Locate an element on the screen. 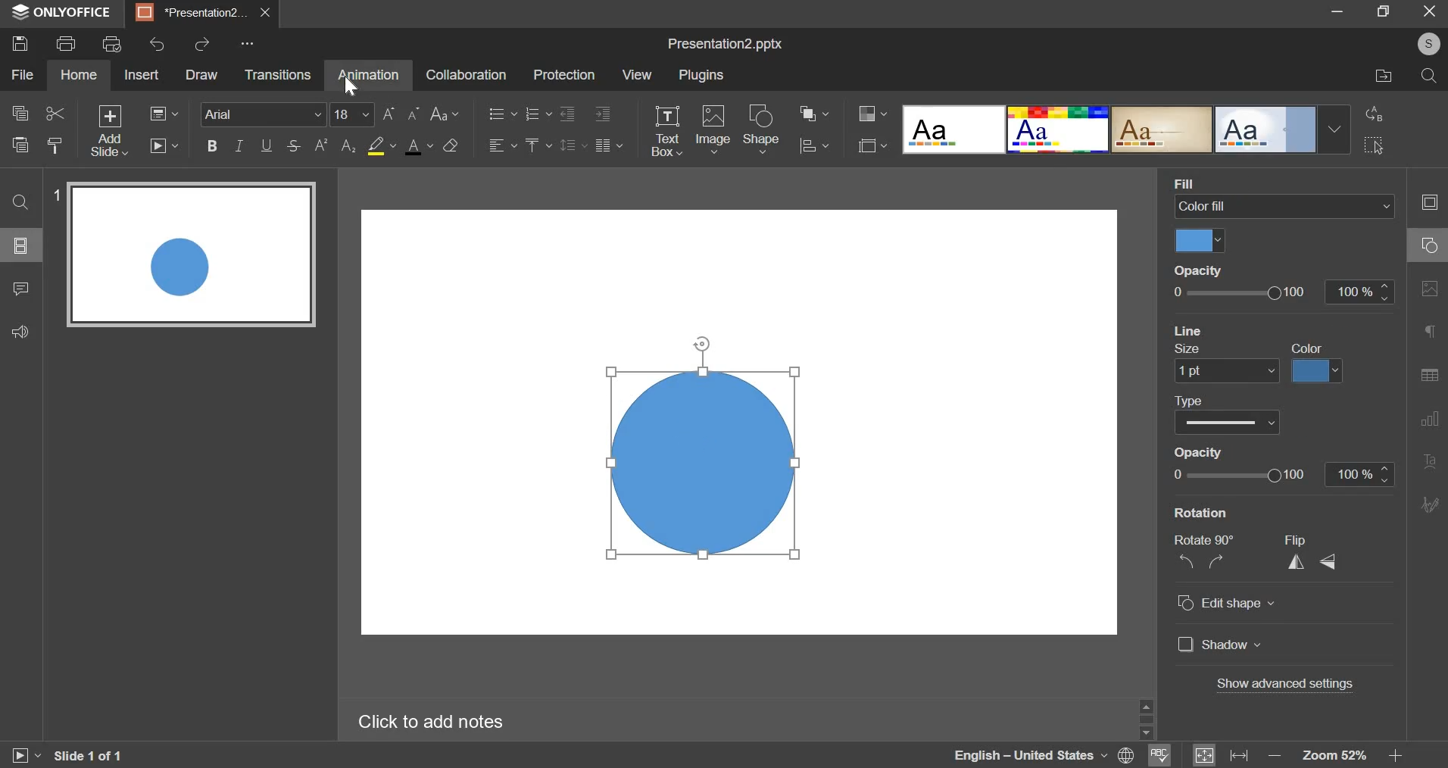 The image size is (1448, 768). undo is located at coordinates (158, 45).